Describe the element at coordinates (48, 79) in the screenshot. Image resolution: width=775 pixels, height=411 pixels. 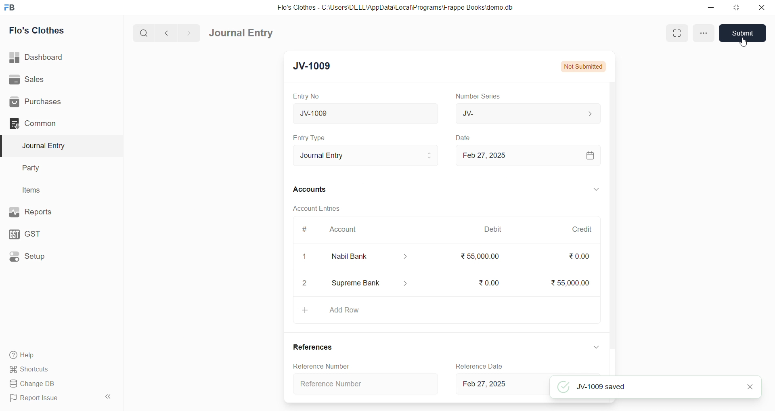
I see `Sales` at that location.